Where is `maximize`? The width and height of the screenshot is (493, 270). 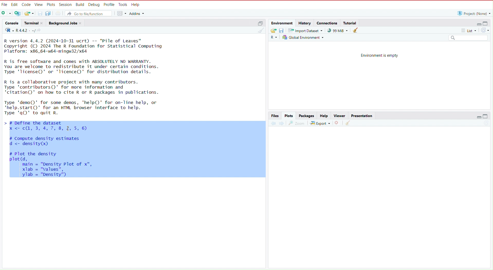
maximize is located at coordinates (261, 23).